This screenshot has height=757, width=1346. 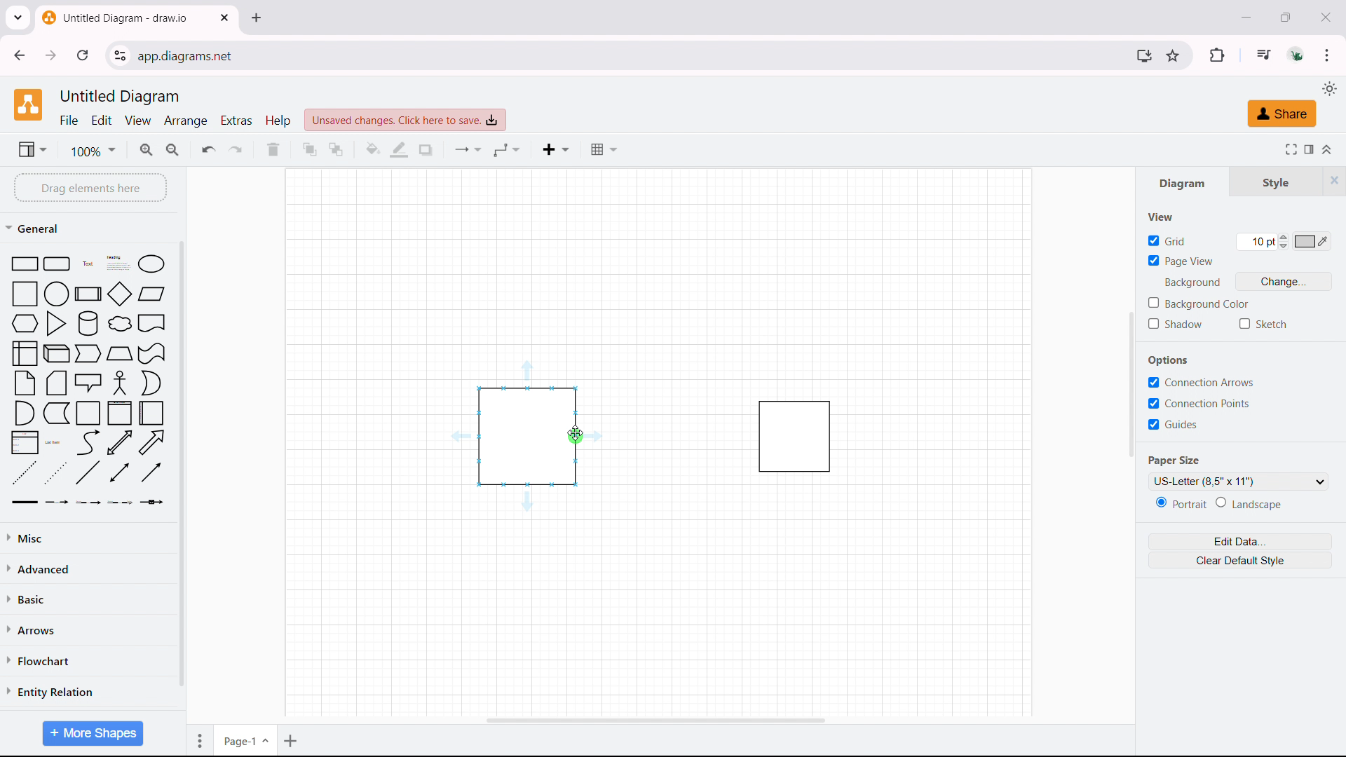 What do you see at coordinates (122, 97) in the screenshot?
I see `document title` at bounding box center [122, 97].